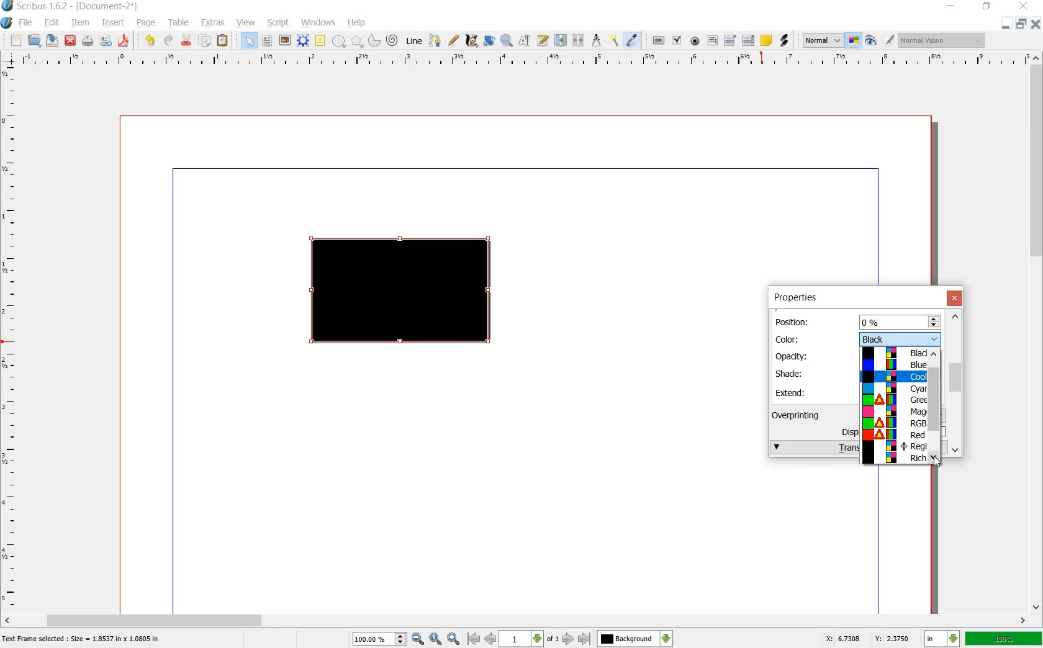 The height and width of the screenshot is (648, 1043). What do you see at coordinates (318, 23) in the screenshot?
I see `windows` at bounding box center [318, 23].